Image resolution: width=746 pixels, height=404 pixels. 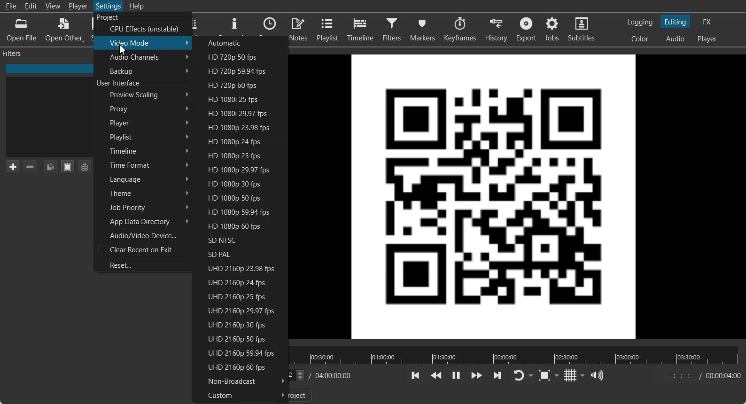 I want to click on Export, so click(x=526, y=29).